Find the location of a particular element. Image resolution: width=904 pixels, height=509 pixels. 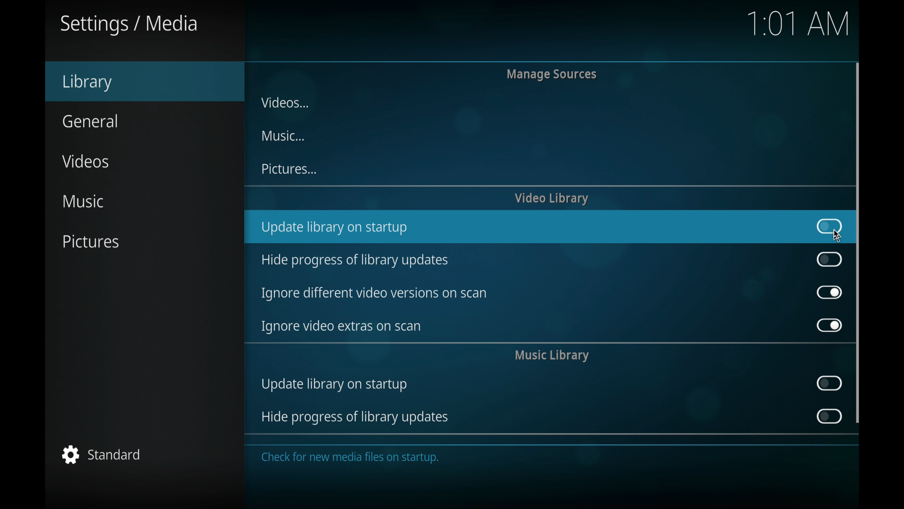

video library is located at coordinates (551, 198).